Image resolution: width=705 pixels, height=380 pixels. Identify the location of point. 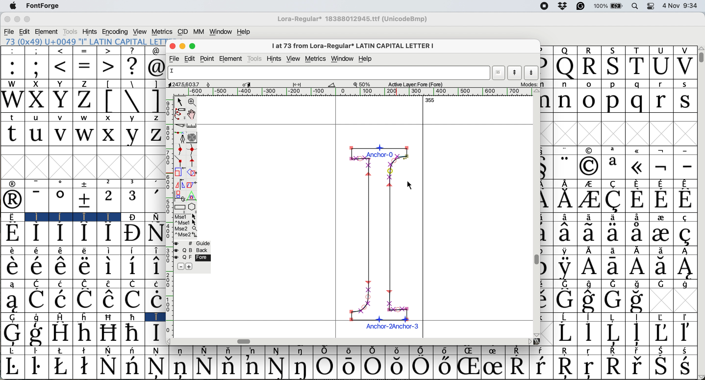
(209, 59).